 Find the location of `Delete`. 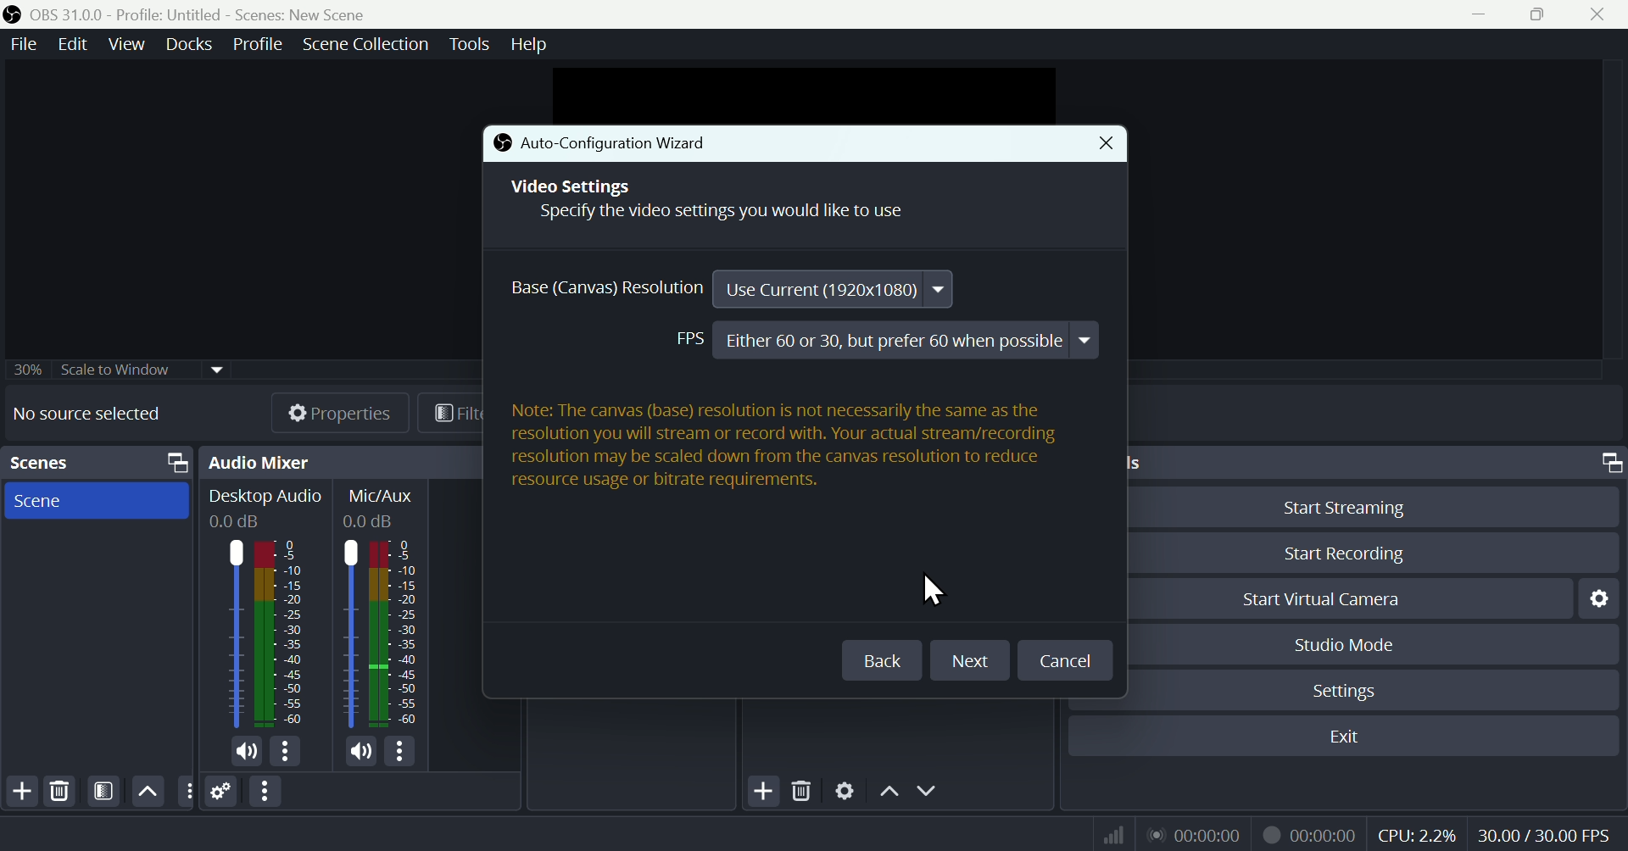

Delete is located at coordinates (802, 787).